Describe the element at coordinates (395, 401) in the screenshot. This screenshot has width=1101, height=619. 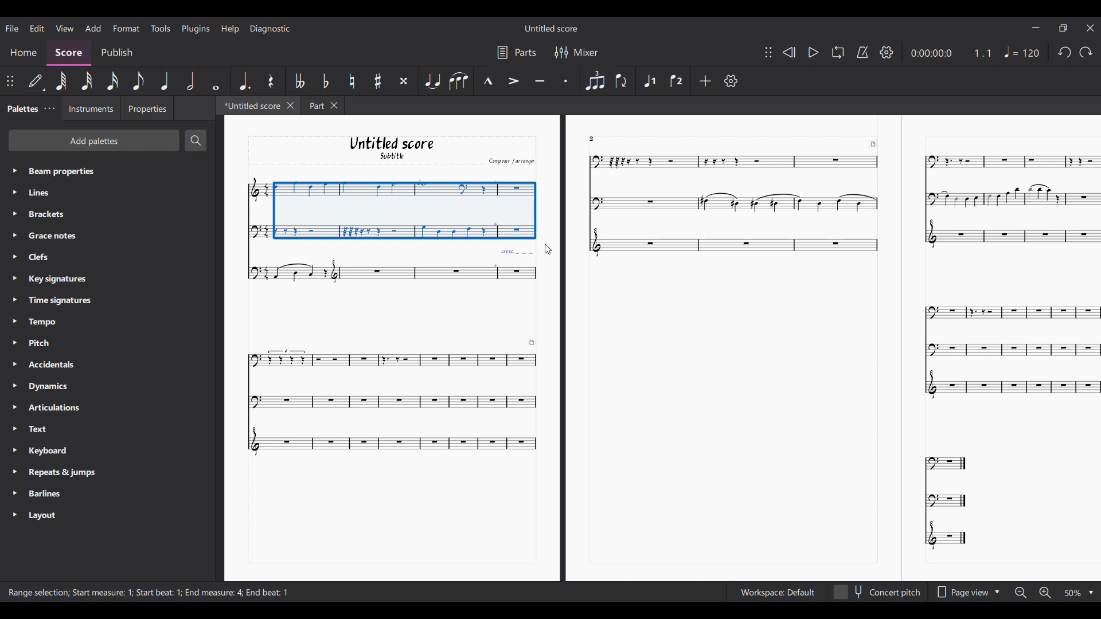
I see `` at that location.